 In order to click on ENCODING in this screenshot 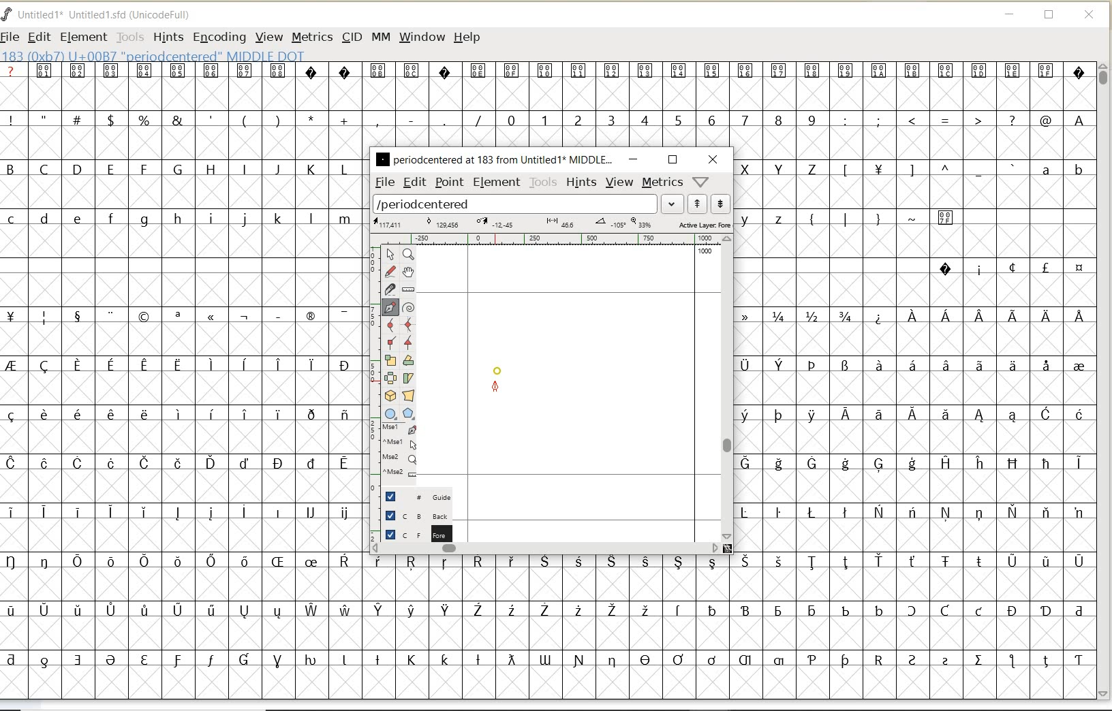, I will do `click(219, 38)`.